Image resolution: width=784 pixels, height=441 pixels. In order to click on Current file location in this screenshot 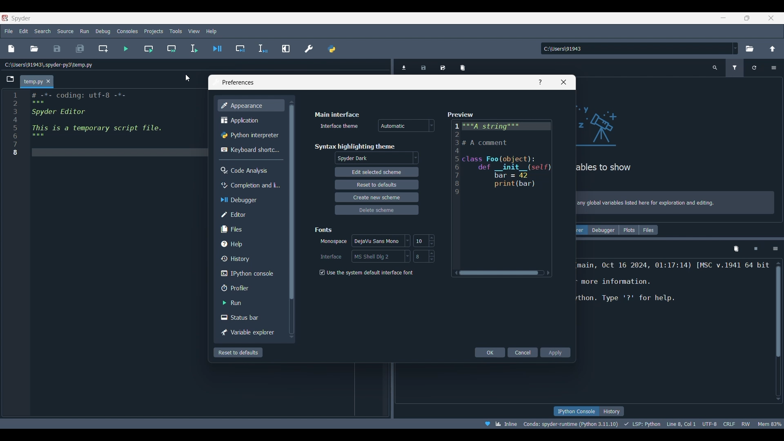, I will do `click(49, 65)`.